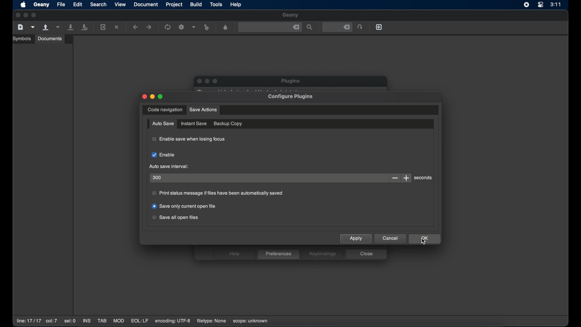 The width and height of the screenshot is (581, 327). What do you see at coordinates (33, 27) in the screenshot?
I see `create a new file from template` at bounding box center [33, 27].